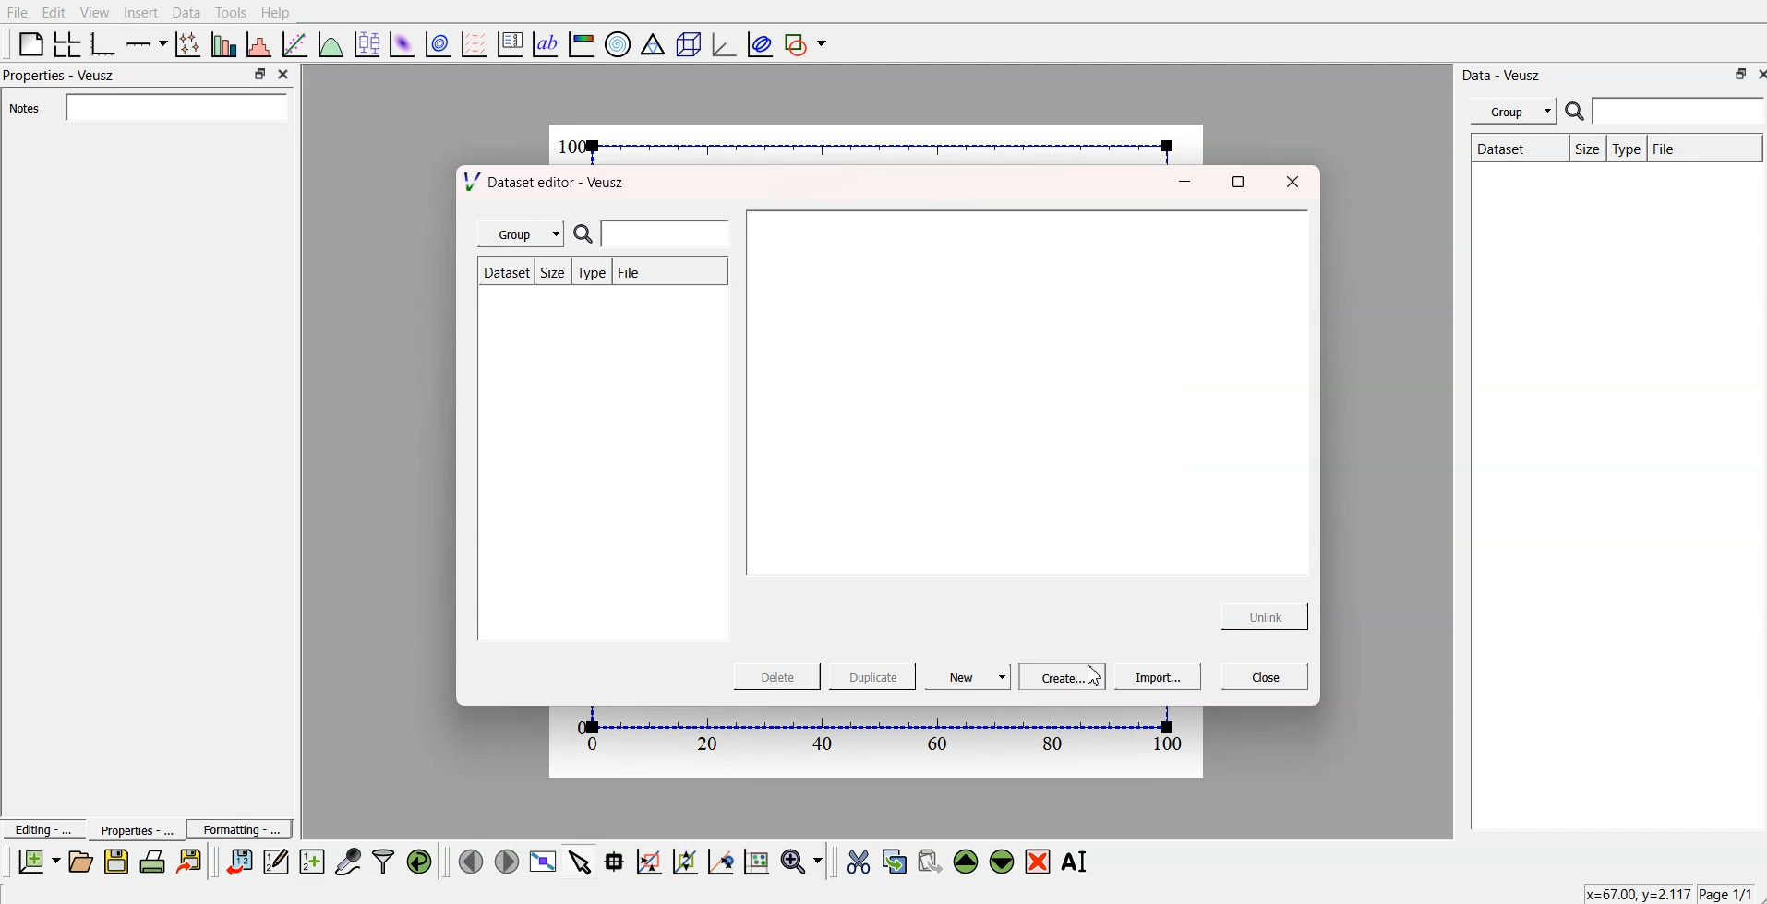 The height and width of the screenshot is (904, 1767). Describe the element at coordinates (283, 12) in the screenshot. I see `Help` at that location.